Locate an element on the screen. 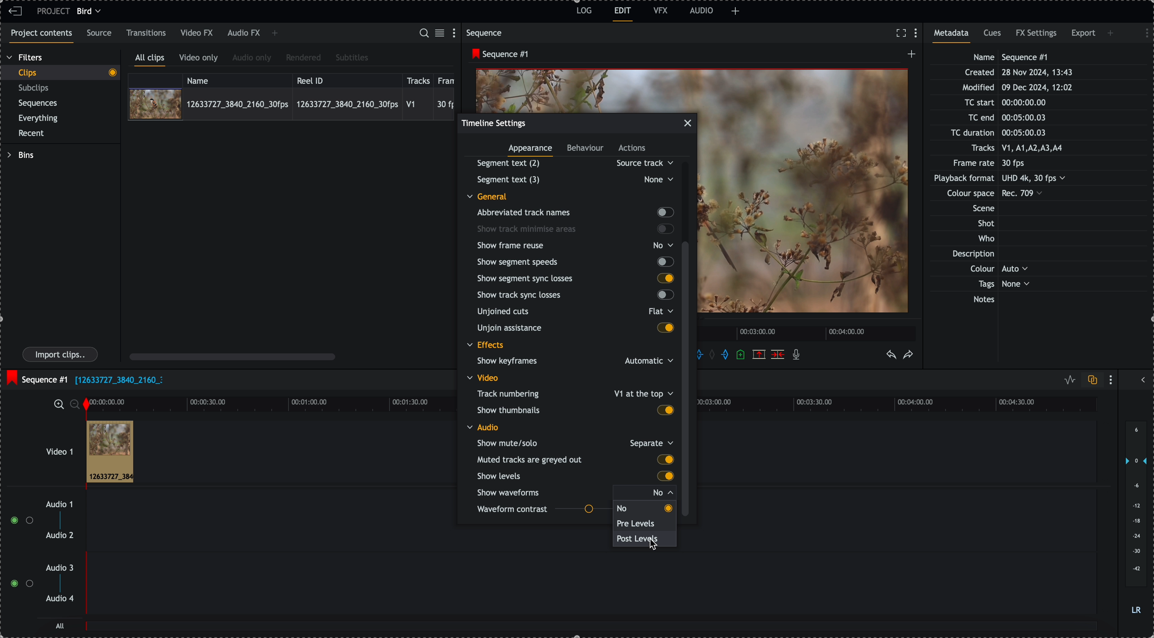 The width and height of the screenshot is (1154, 638). leave is located at coordinates (15, 12).